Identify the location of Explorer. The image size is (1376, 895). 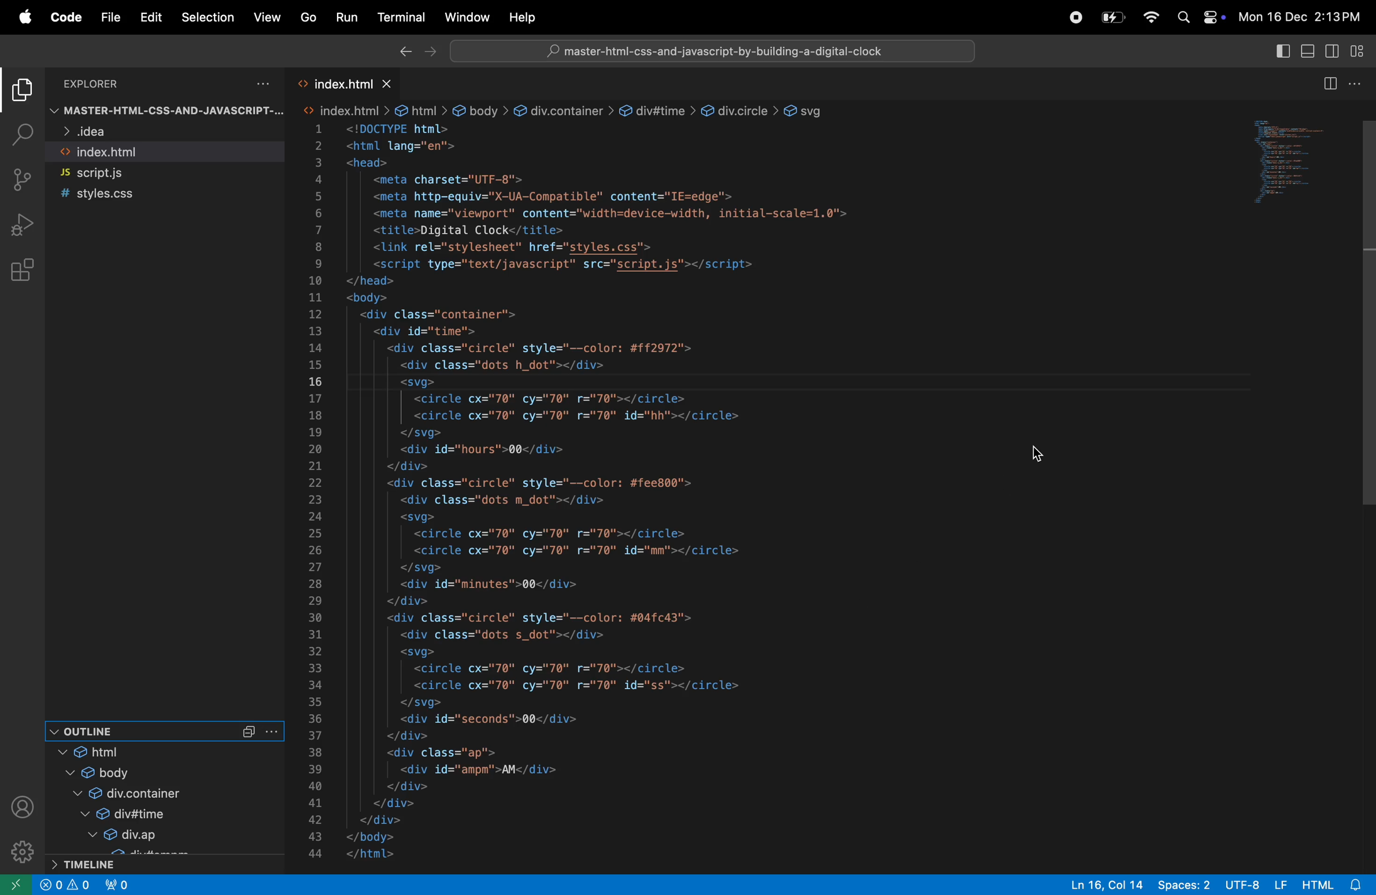
(104, 83).